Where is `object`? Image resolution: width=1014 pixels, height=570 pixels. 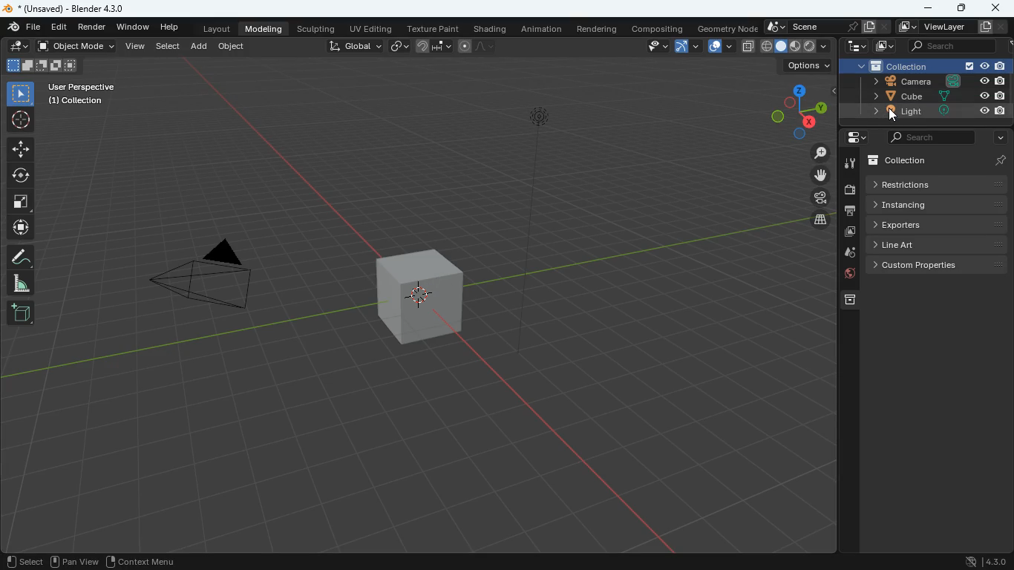
object is located at coordinates (235, 49).